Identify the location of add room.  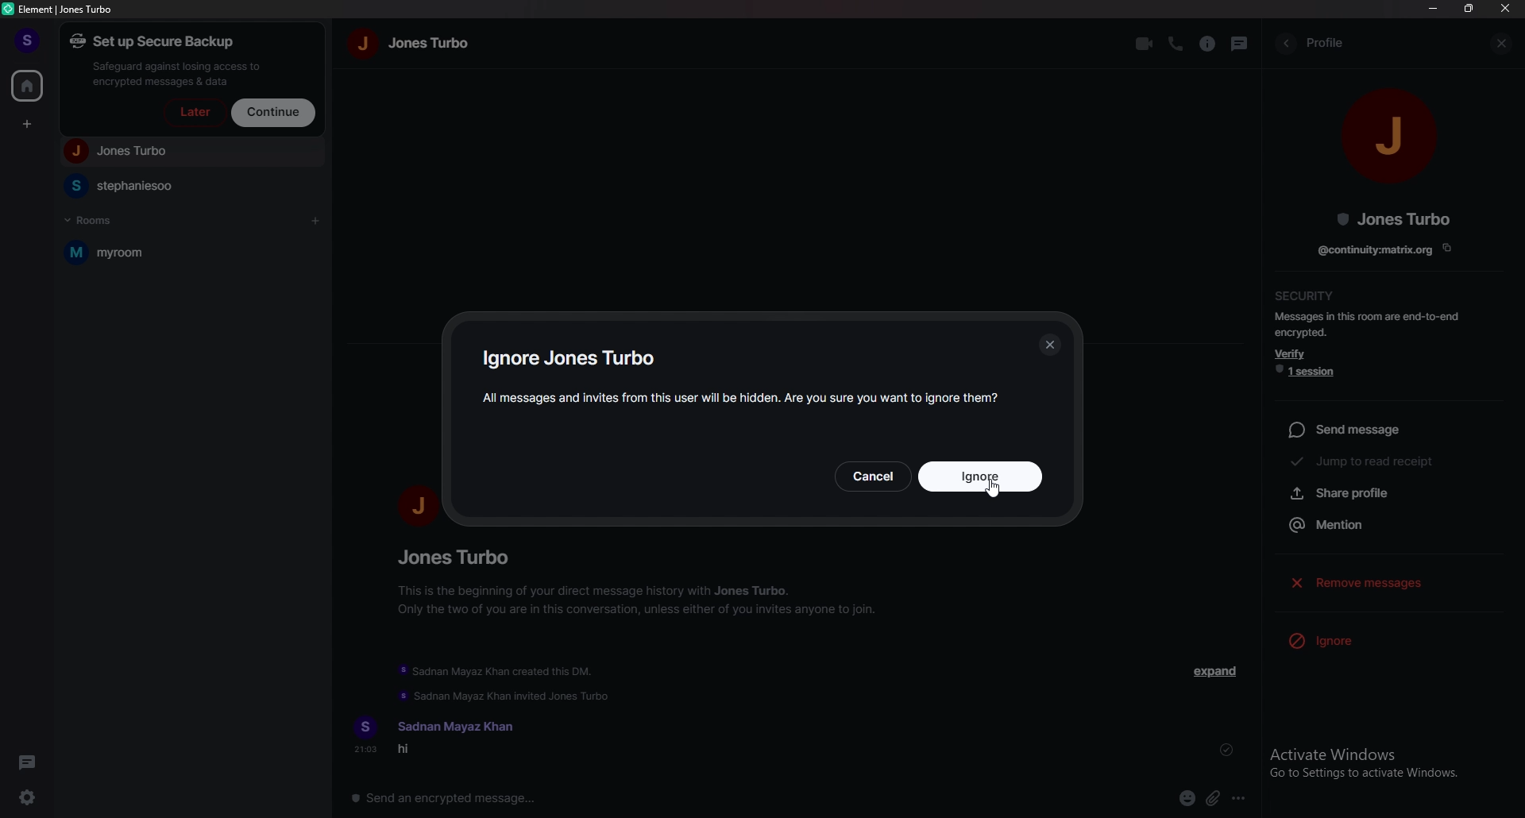
(315, 222).